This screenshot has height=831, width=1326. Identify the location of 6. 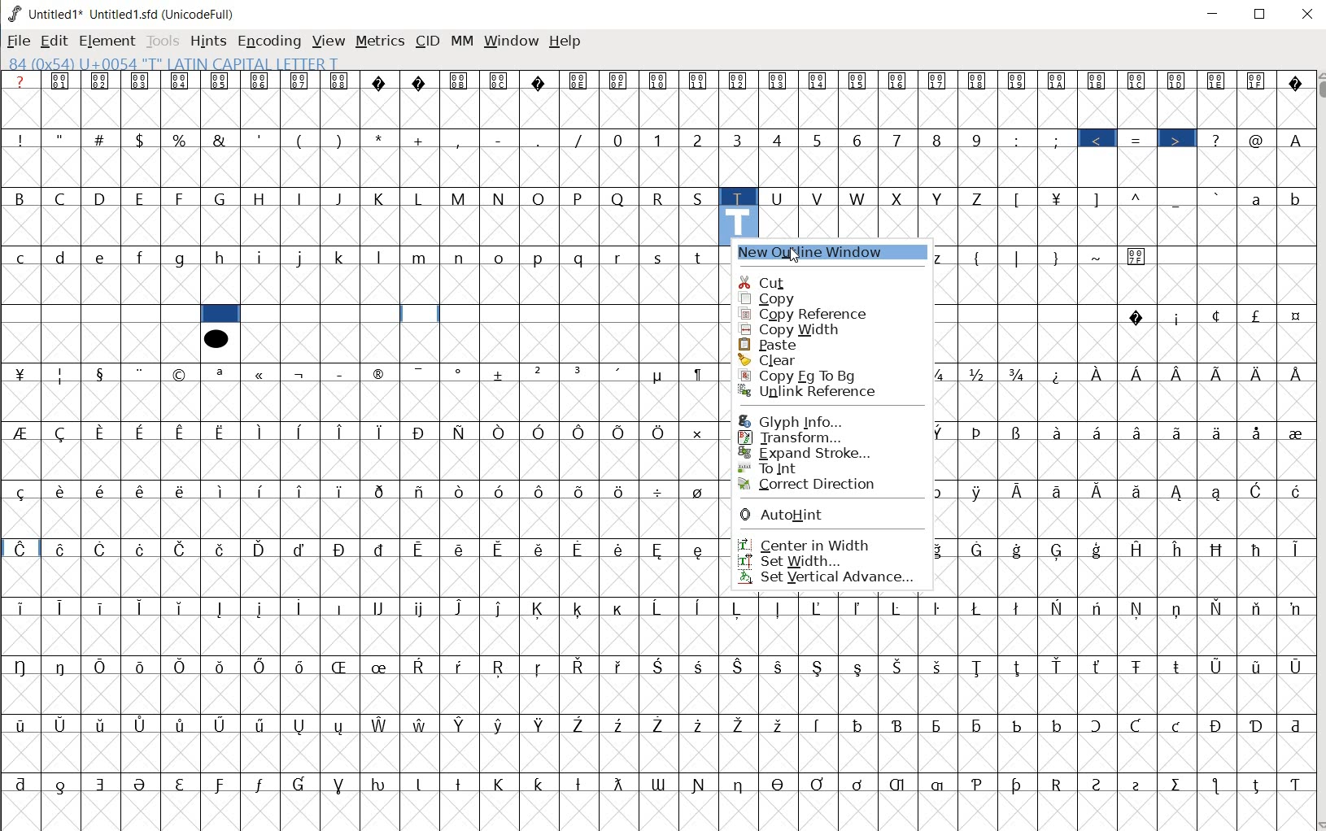
(857, 140).